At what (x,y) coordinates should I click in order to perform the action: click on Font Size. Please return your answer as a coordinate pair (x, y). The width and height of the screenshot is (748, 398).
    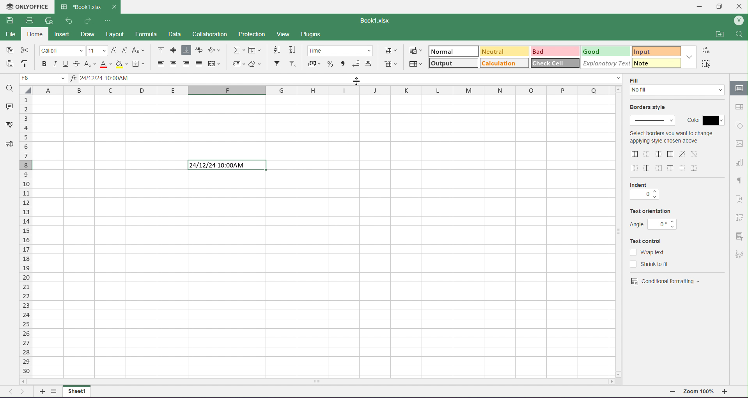
    Looking at the image, I should click on (97, 50).